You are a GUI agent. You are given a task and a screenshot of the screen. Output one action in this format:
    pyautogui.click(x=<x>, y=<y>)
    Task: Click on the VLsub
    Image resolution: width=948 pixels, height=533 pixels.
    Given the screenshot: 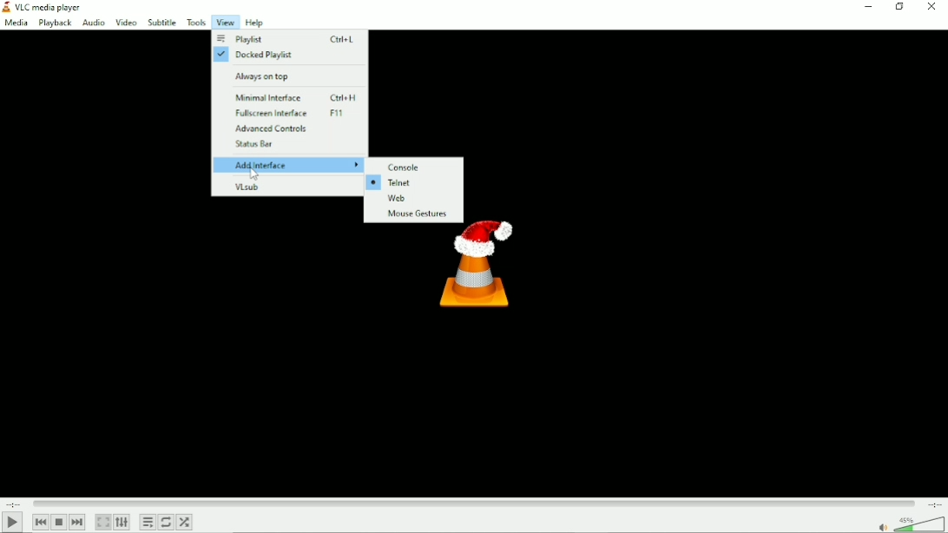 What is the action you would take?
    pyautogui.click(x=247, y=187)
    